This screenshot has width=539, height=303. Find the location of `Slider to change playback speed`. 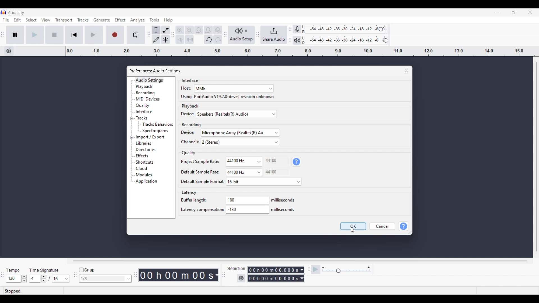

Slider to change playback speed is located at coordinates (346, 271).